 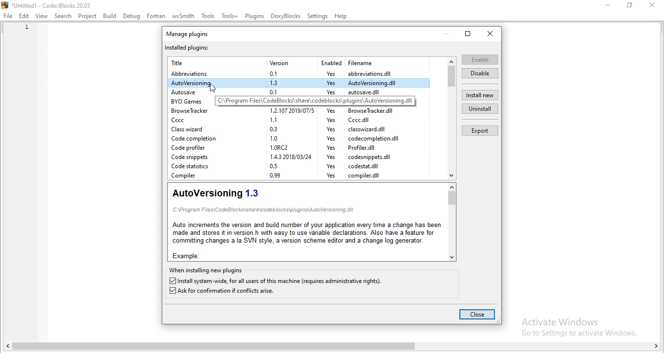 What do you see at coordinates (286, 16) in the screenshot?
I see `DoxyBlocks` at bounding box center [286, 16].